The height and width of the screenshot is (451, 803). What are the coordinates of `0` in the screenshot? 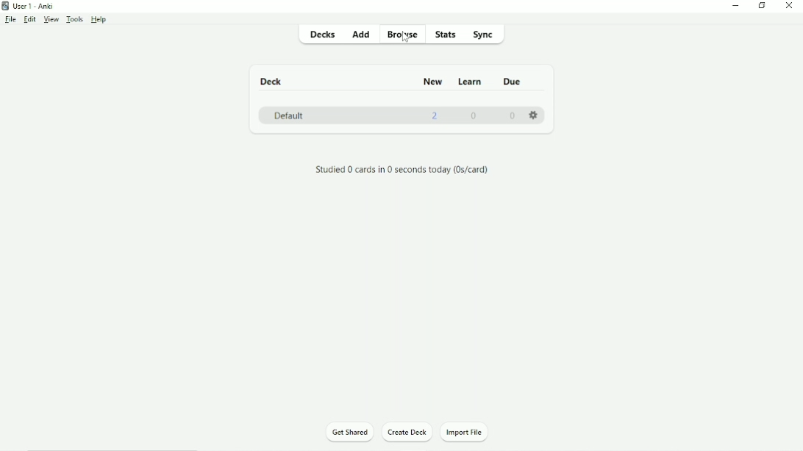 It's located at (473, 116).